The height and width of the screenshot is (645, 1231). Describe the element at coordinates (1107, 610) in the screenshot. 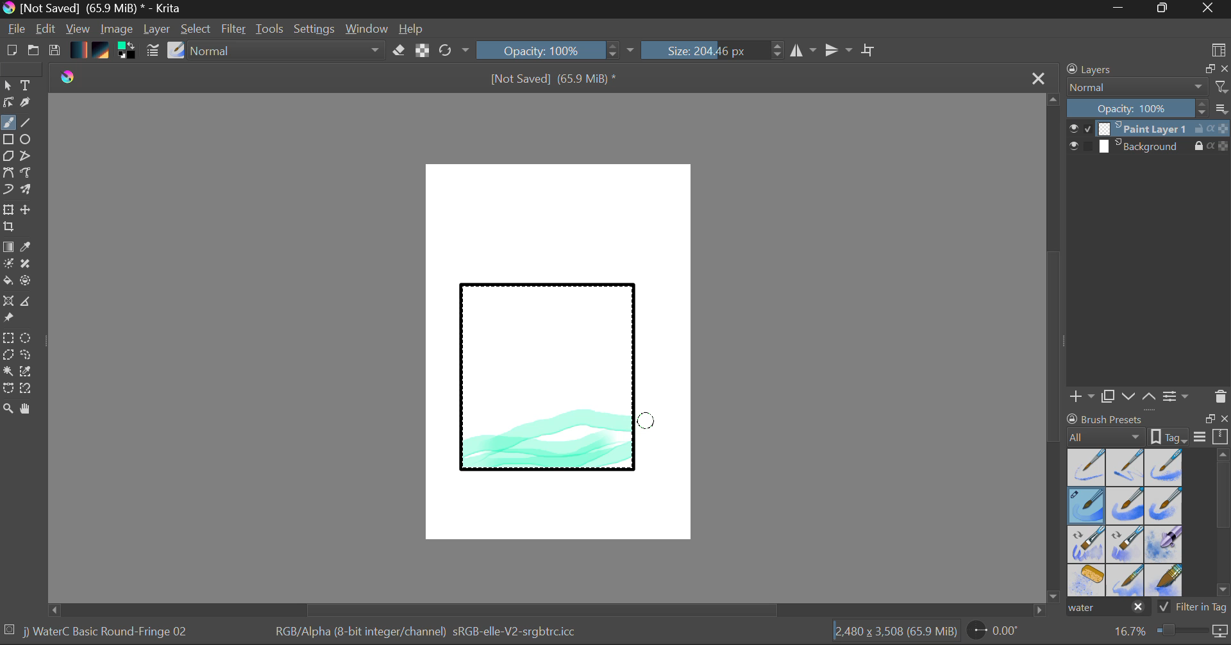

I see `"water" search in brush presets` at that location.